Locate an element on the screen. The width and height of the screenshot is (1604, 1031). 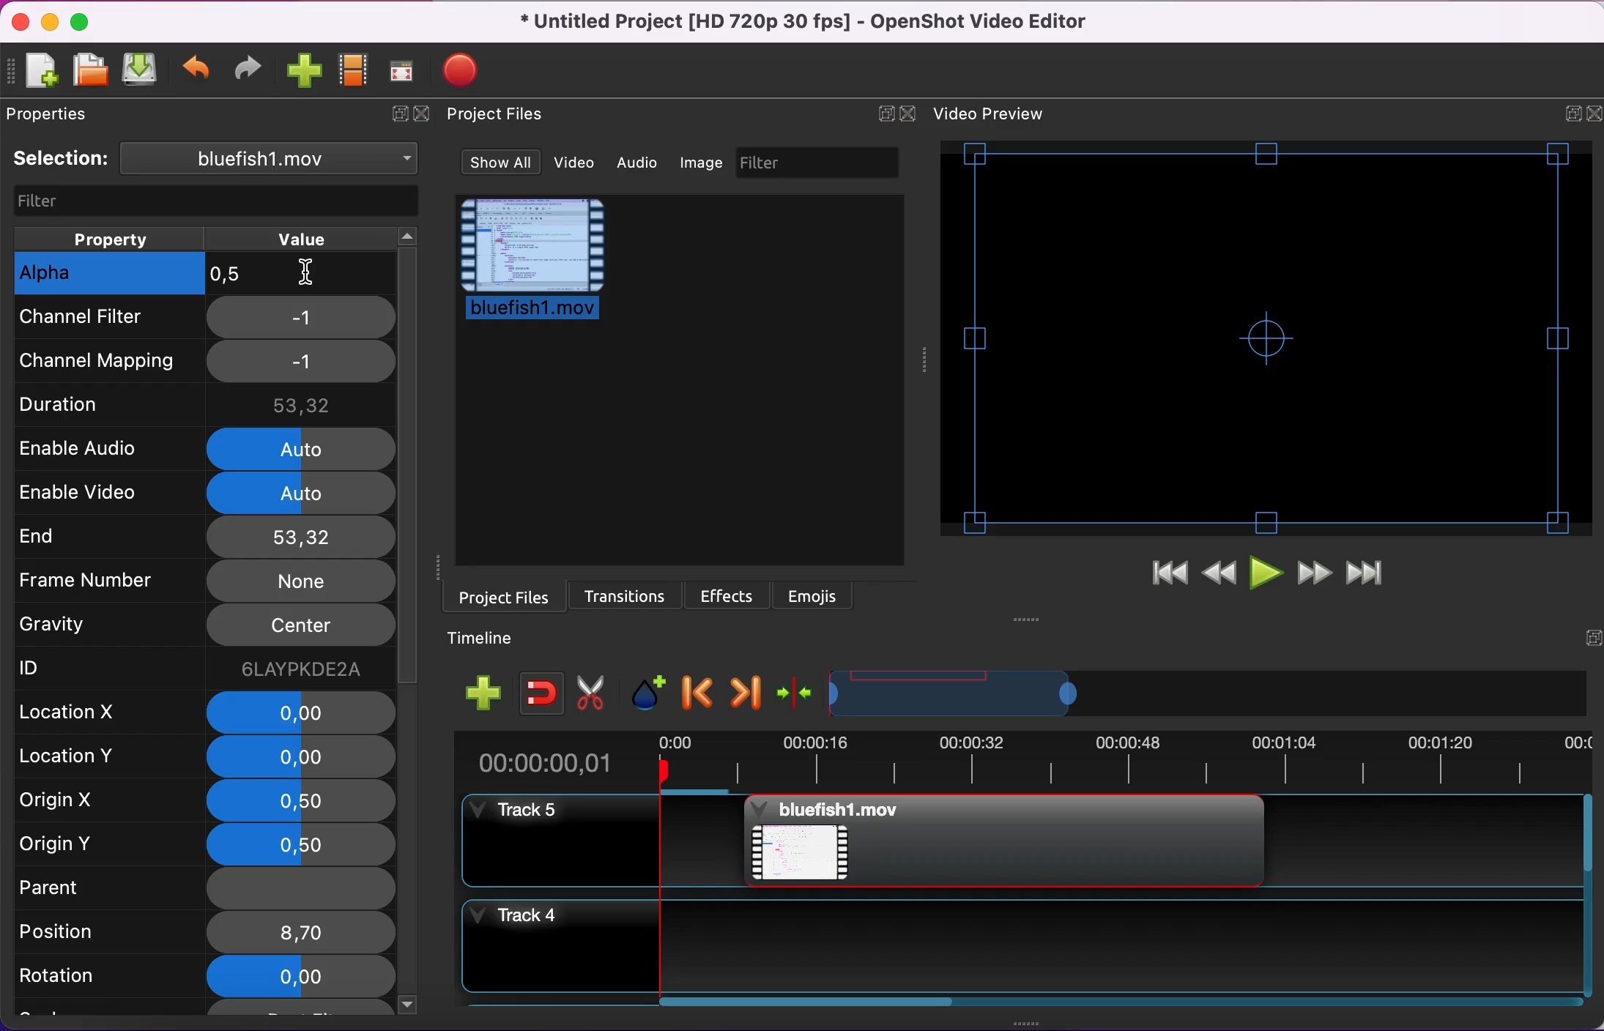
redo is located at coordinates (248, 70).